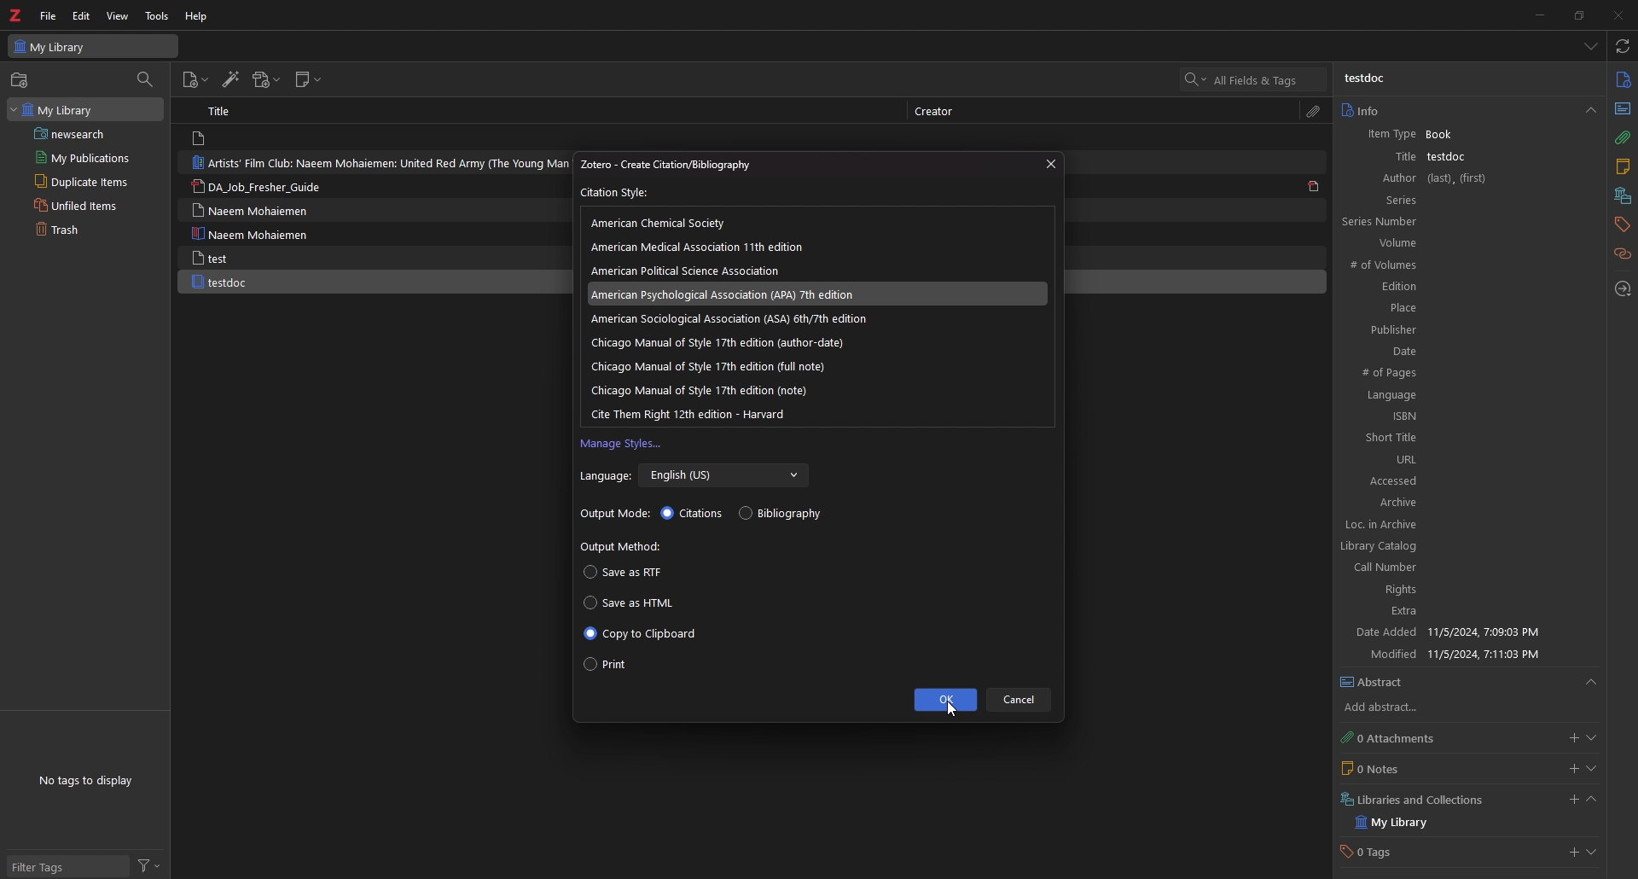 Image resolution: width=1638 pixels, height=879 pixels. What do you see at coordinates (83, 15) in the screenshot?
I see `edit` at bounding box center [83, 15].